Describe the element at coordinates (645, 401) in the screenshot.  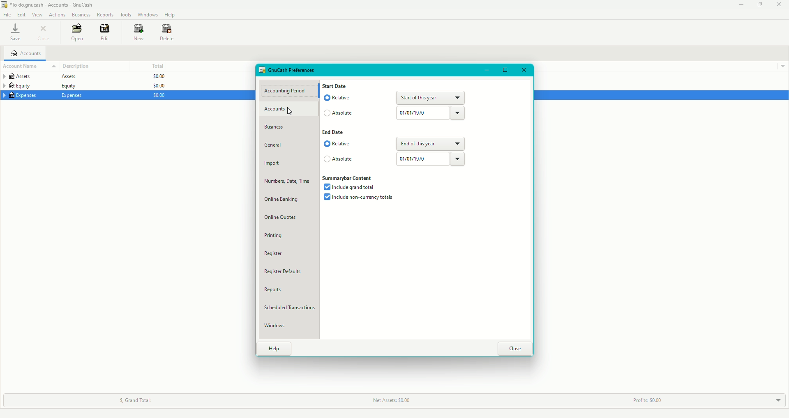
I see `Profits` at that location.